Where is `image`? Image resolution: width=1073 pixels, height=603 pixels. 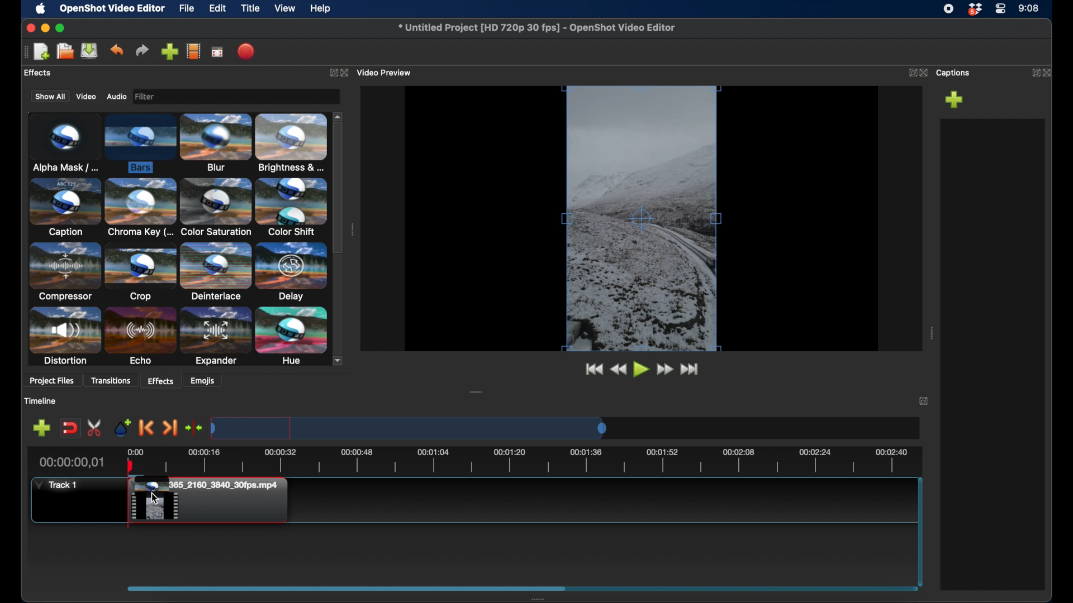 image is located at coordinates (148, 97).